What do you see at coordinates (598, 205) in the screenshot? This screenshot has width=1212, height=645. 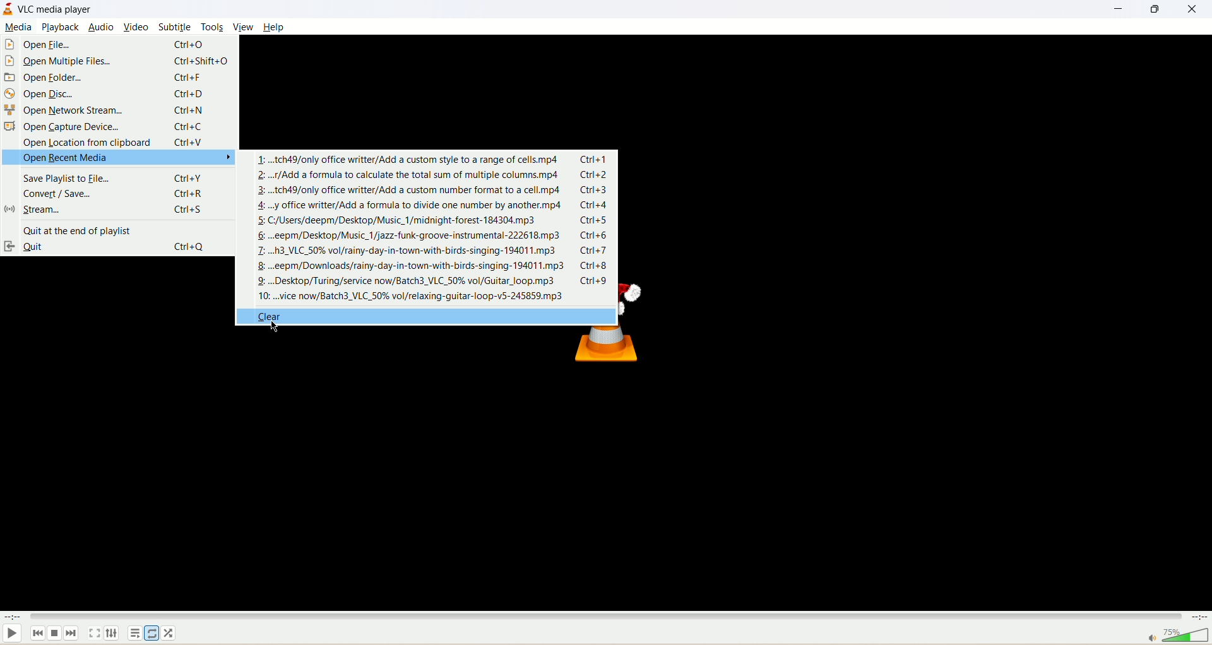 I see `ctrl+4` at bounding box center [598, 205].